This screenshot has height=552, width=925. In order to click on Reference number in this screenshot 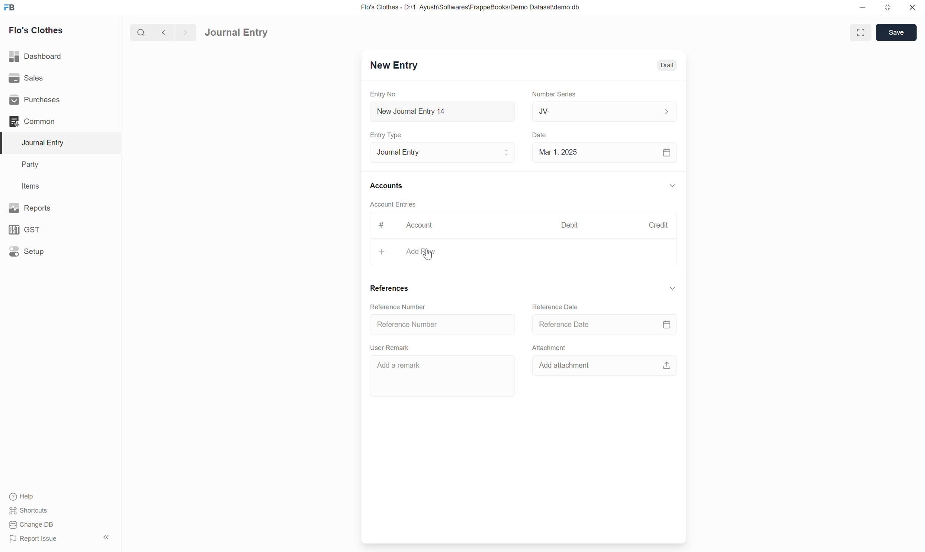, I will do `click(405, 307)`.